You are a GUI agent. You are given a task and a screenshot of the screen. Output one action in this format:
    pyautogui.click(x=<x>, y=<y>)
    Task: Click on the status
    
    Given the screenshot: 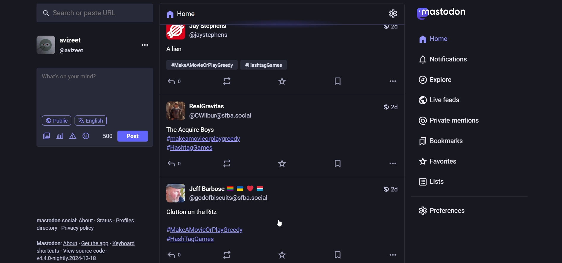 What is the action you would take?
    pyautogui.click(x=104, y=221)
    